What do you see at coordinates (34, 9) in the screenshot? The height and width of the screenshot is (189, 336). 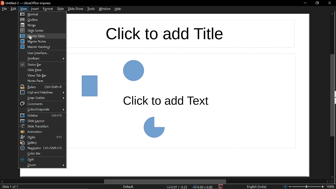 I see `Insert` at bounding box center [34, 9].